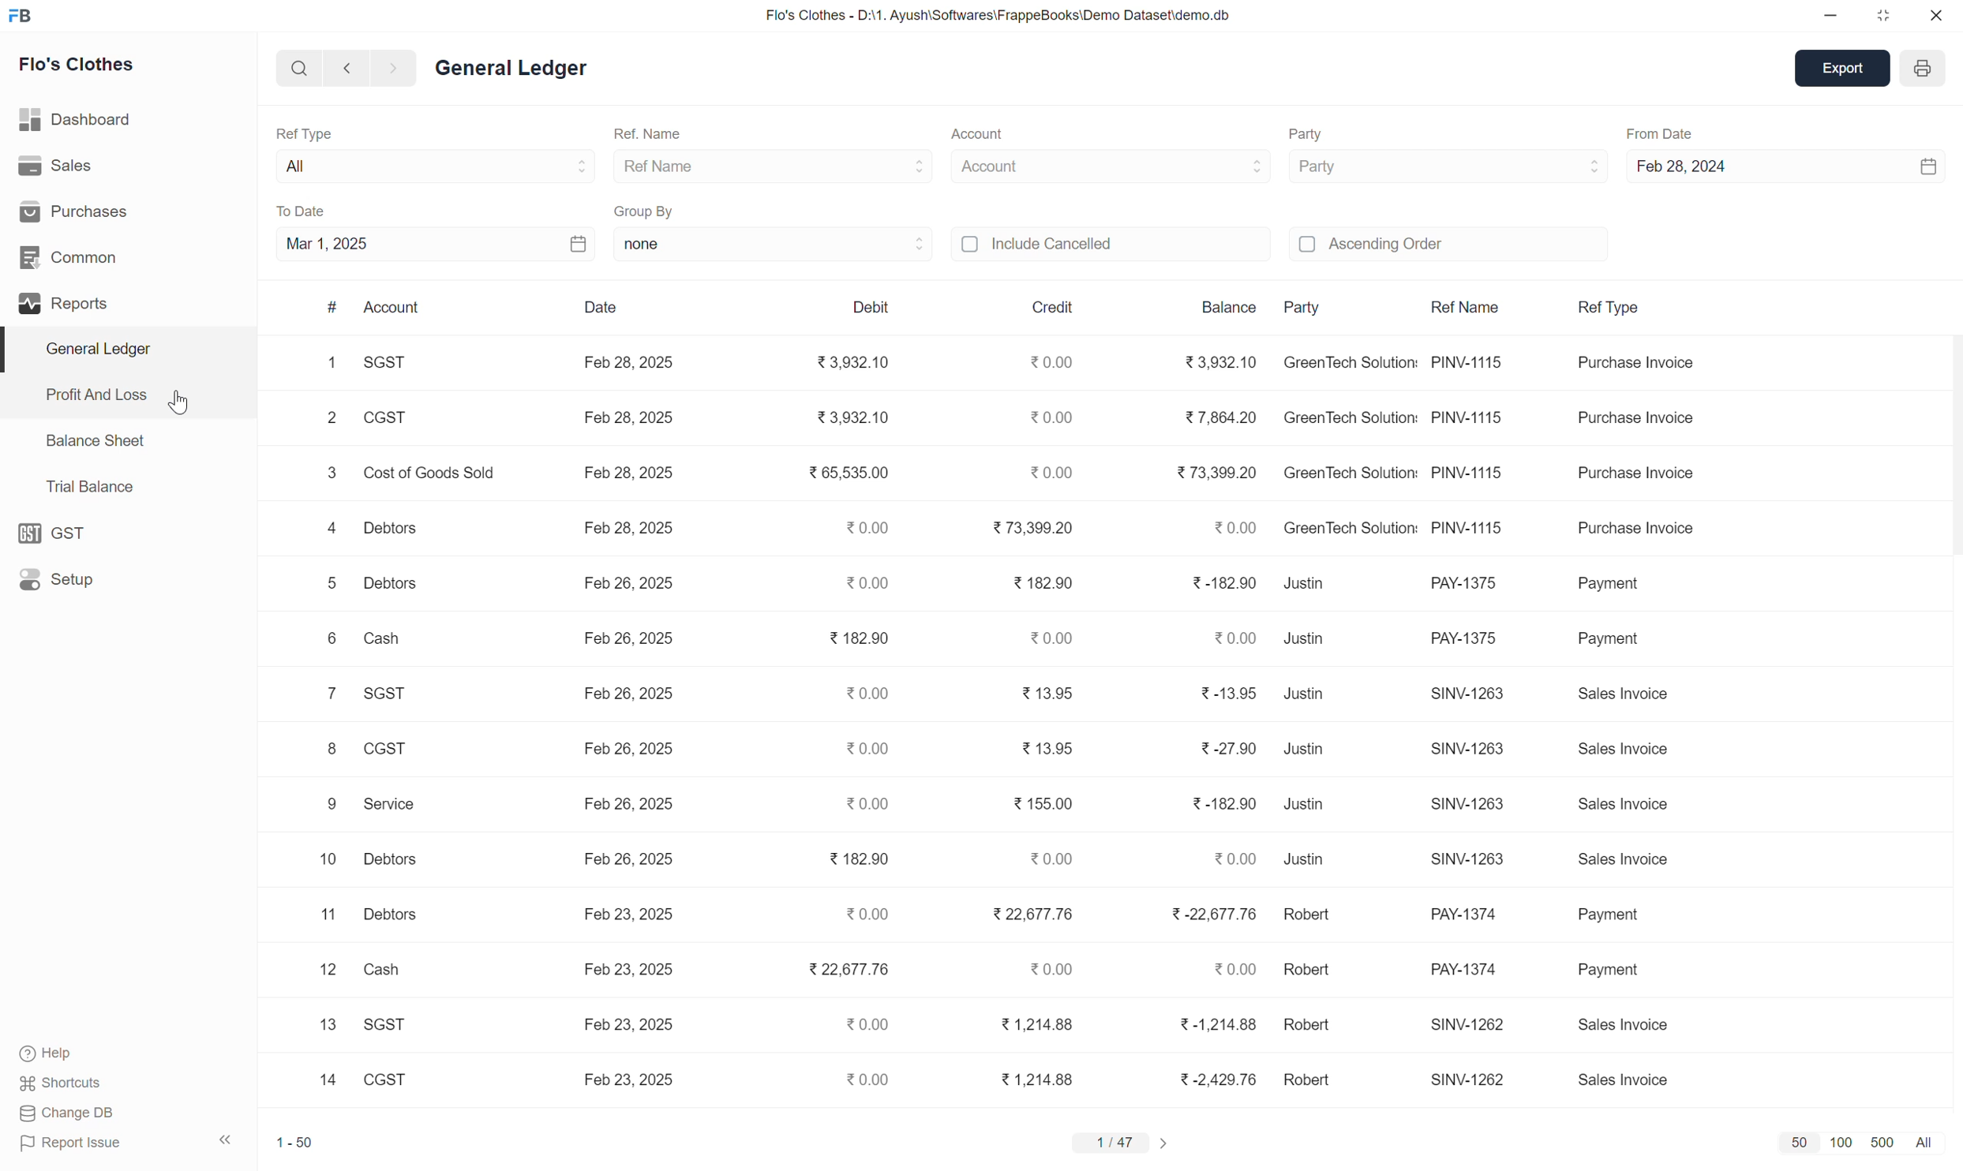  I want to click on 6, so click(326, 642).